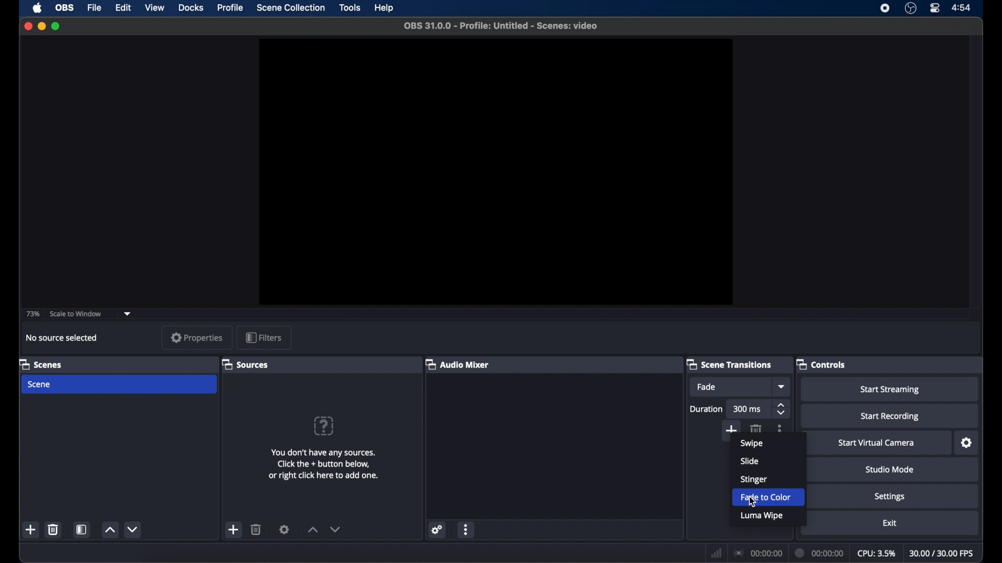 The width and height of the screenshot is (1002, 563). I want to click on scene, so click(40, 385).